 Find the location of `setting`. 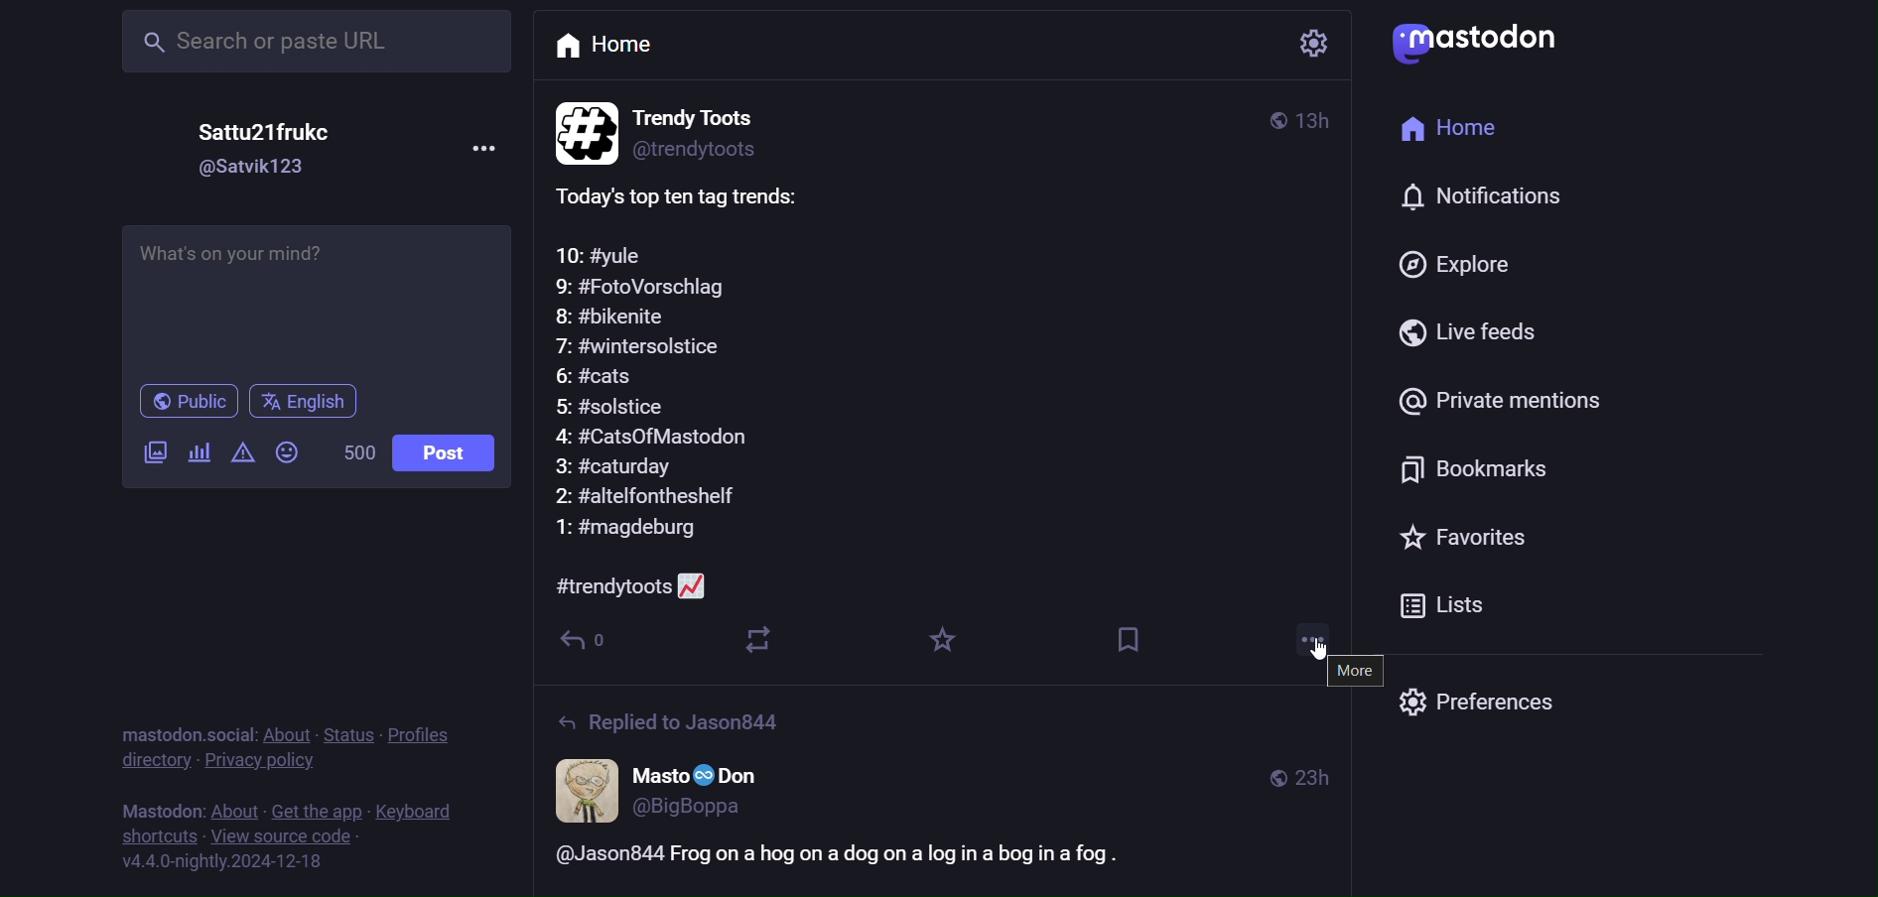

setting is located at coordinates (1310, 46).